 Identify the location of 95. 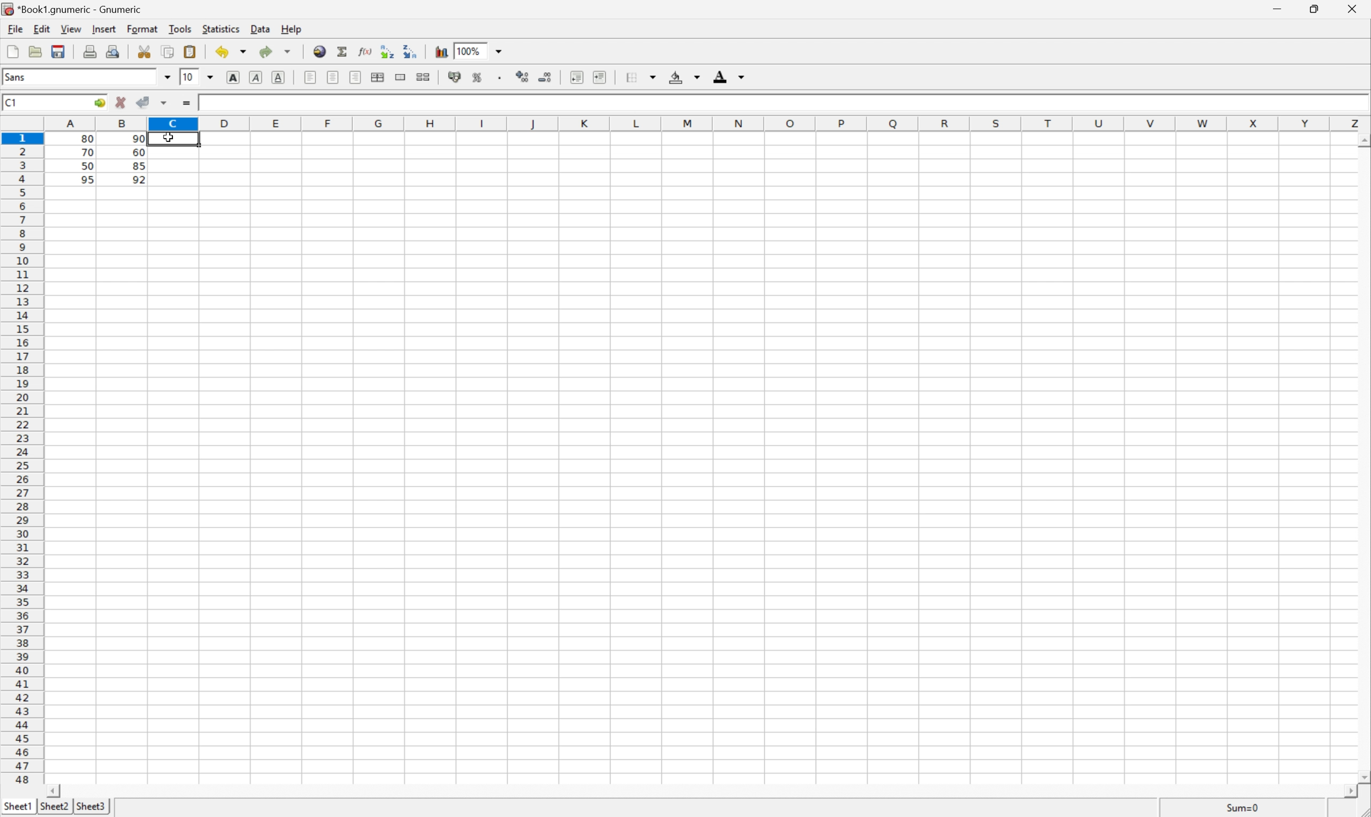
(86, 179).